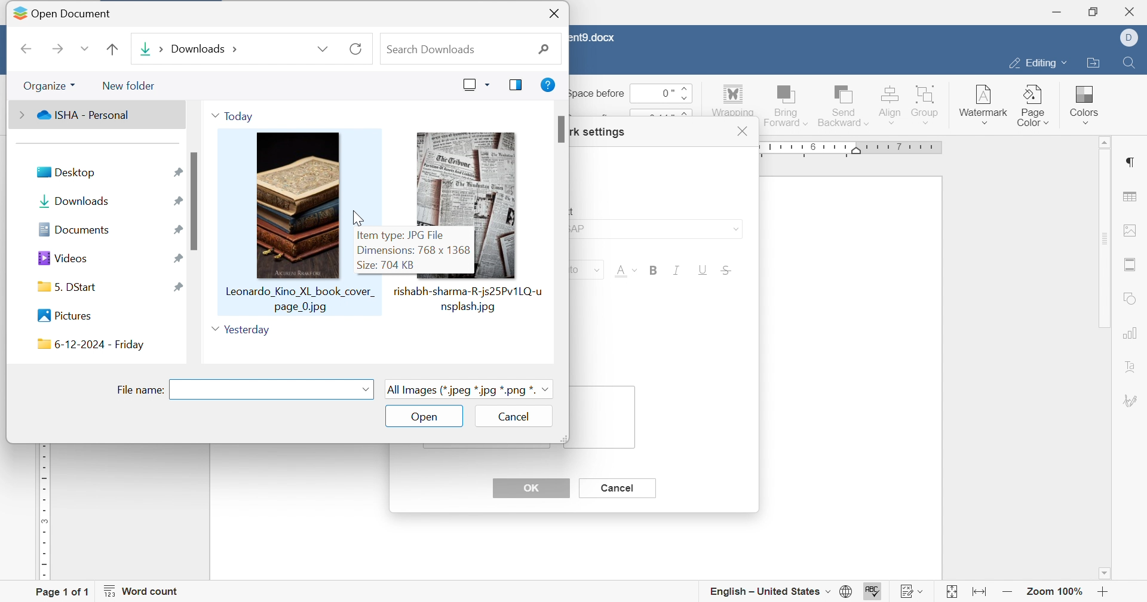 The height and width of the screenshot is (602, 1147). Describe the element at coordinates (235, 113) in the screenshot. I see `today` at that location.